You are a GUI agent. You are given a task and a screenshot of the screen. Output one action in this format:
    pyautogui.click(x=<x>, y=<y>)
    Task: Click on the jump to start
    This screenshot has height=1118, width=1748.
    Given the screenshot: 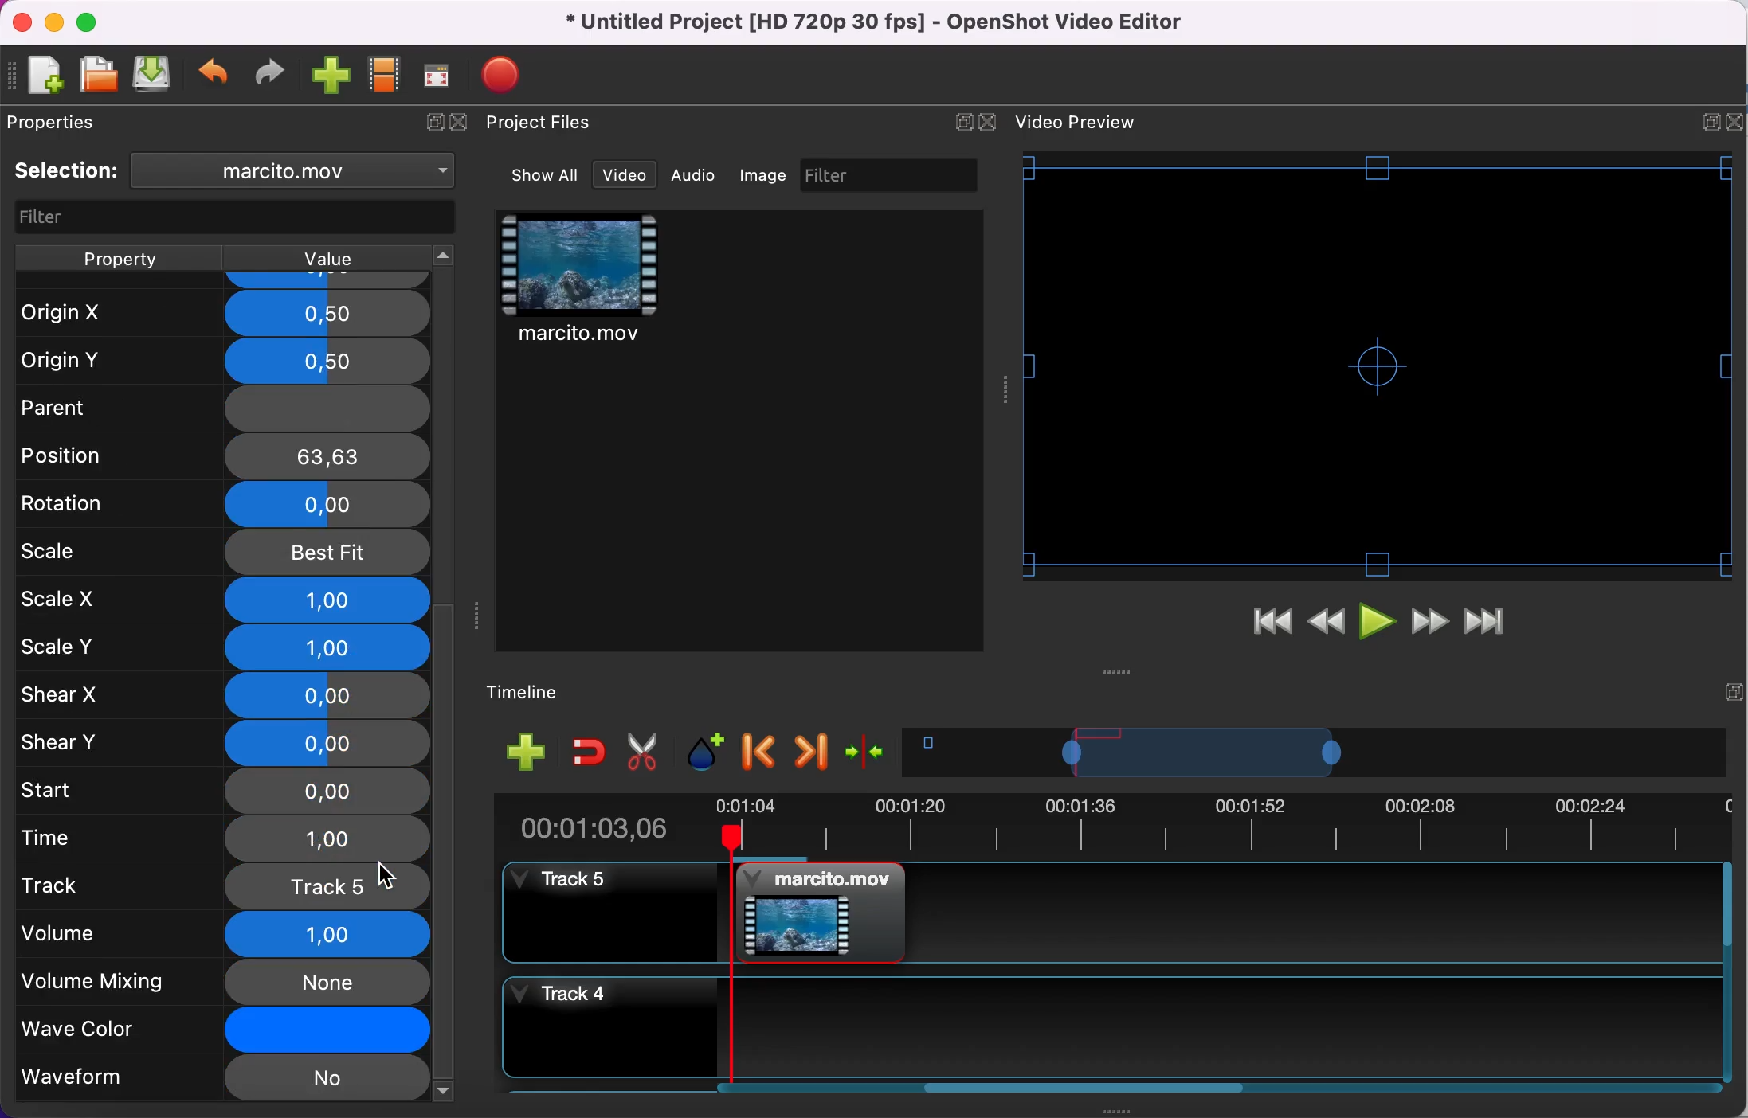 What is the action you would take?
    pyautogui.click(x=1272, y=626)
    